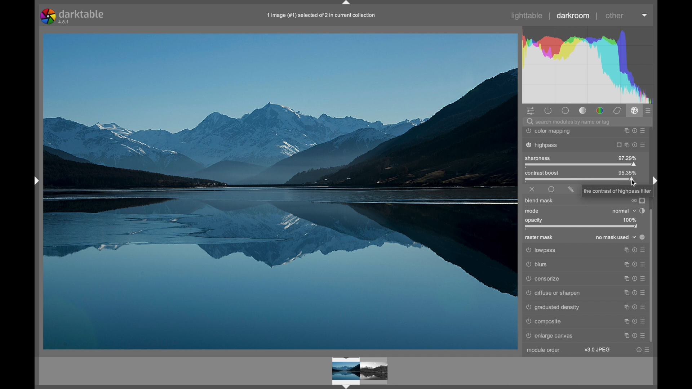 This screenshot has width=692, height=389. Describe the element at coordinates (544, 350) in the screenshot. I see `module order` at that location.